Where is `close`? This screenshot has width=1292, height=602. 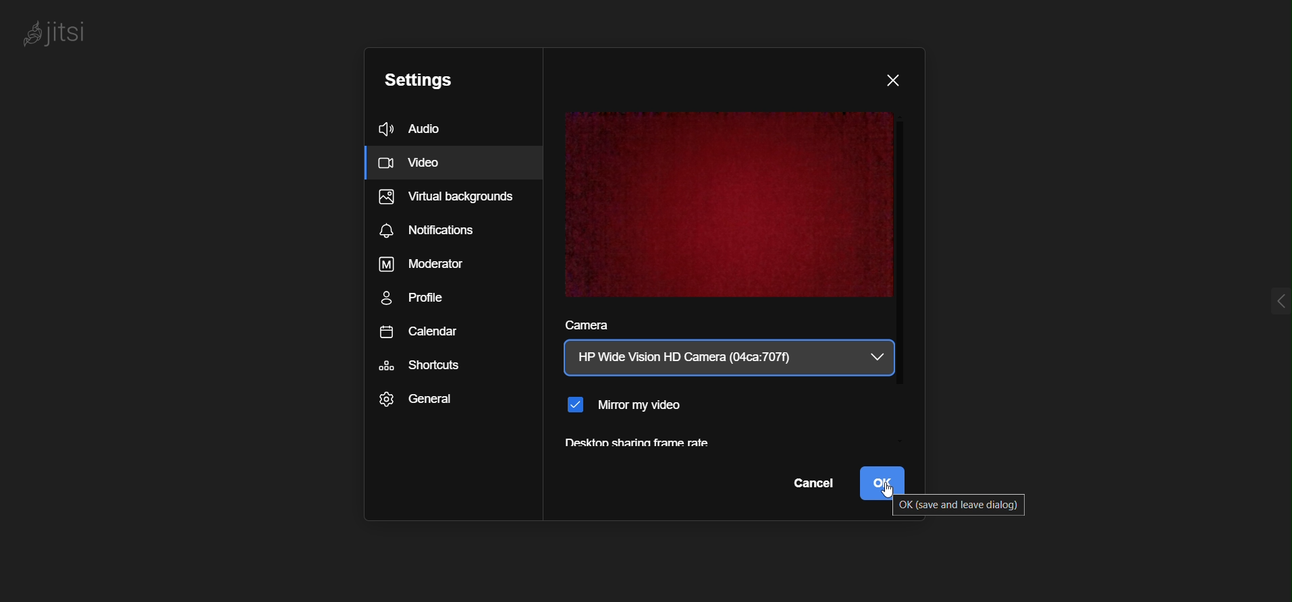
close is located at coordinates (892, 78).